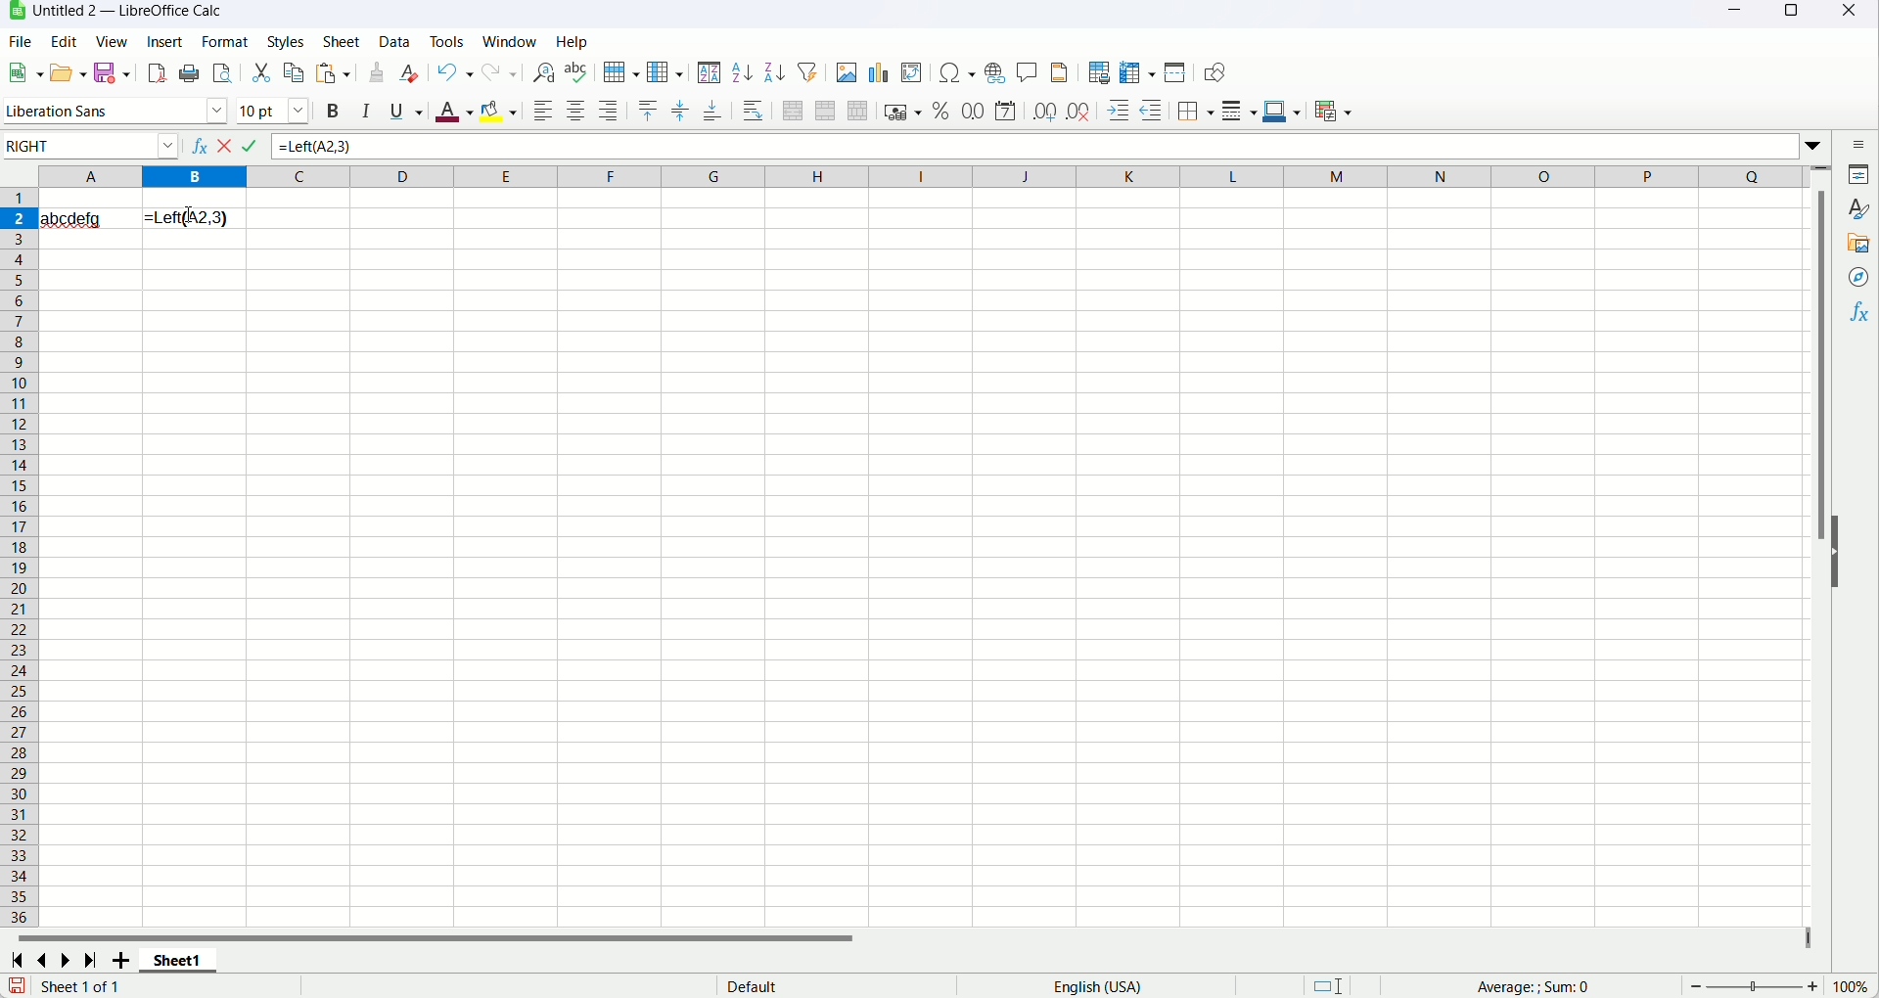  What do you see at coordinates (1097, 986) in the screenshot?
I see `language` at bounding box center [1097, 986].